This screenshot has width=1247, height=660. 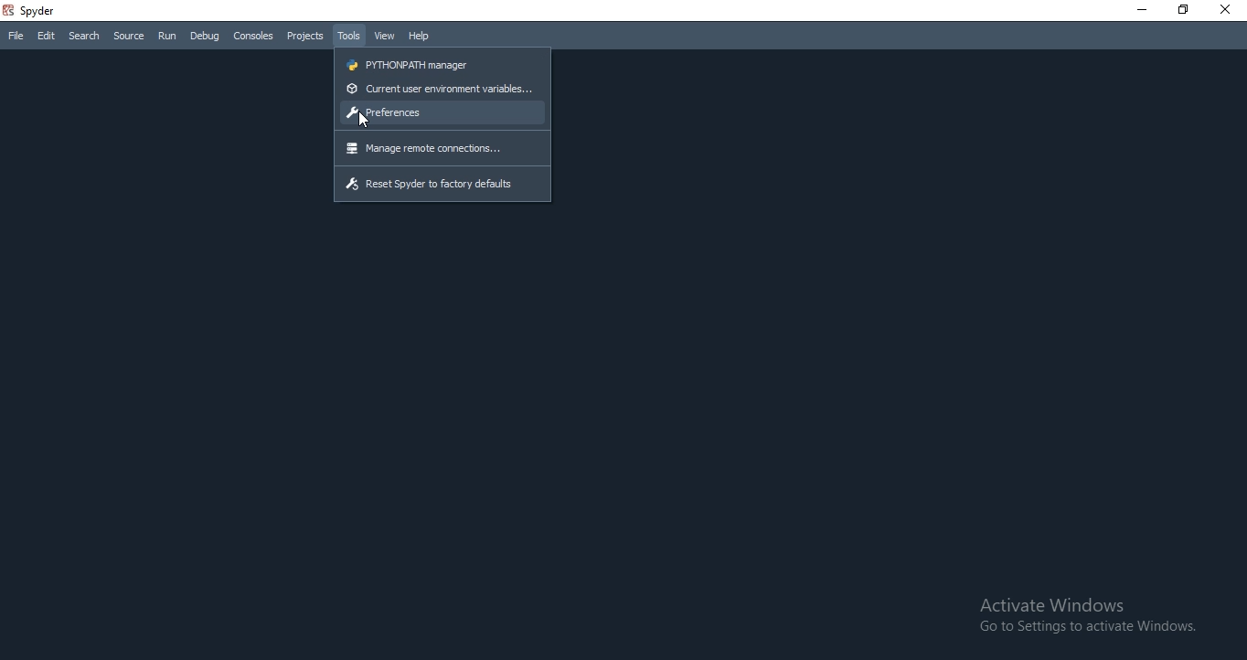 What do you see at coordinates (46, 37) in the screenshot?
I see `Edit` at bounding box center [46, 37].